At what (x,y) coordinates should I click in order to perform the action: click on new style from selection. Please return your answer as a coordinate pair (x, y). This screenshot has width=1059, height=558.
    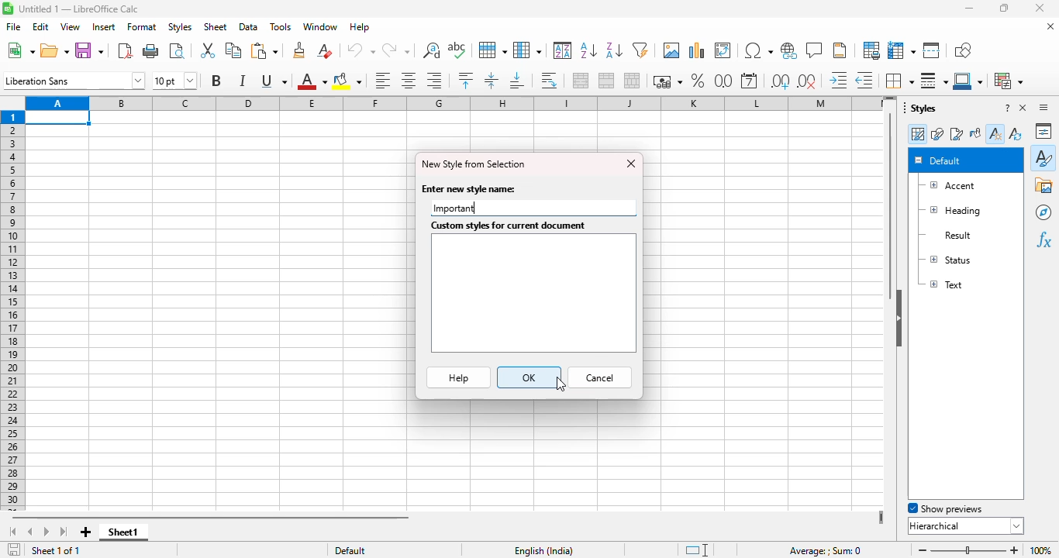
    Looking at the image, I should click on (995, 133).